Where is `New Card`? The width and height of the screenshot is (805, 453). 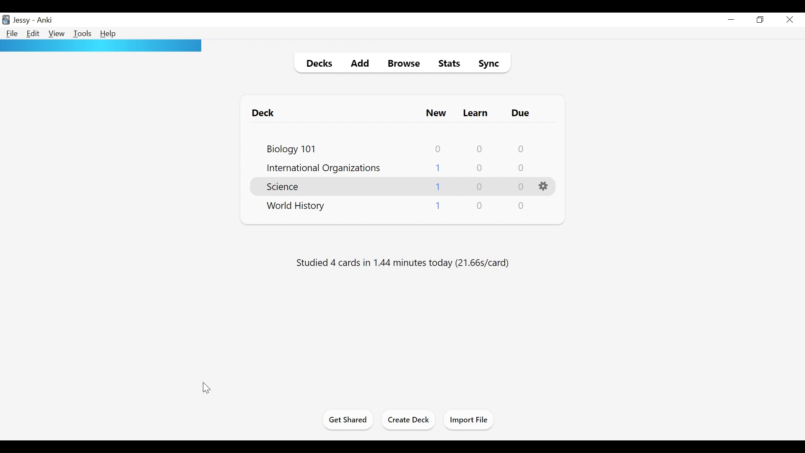 New Card is located at coordinates (436, 114).